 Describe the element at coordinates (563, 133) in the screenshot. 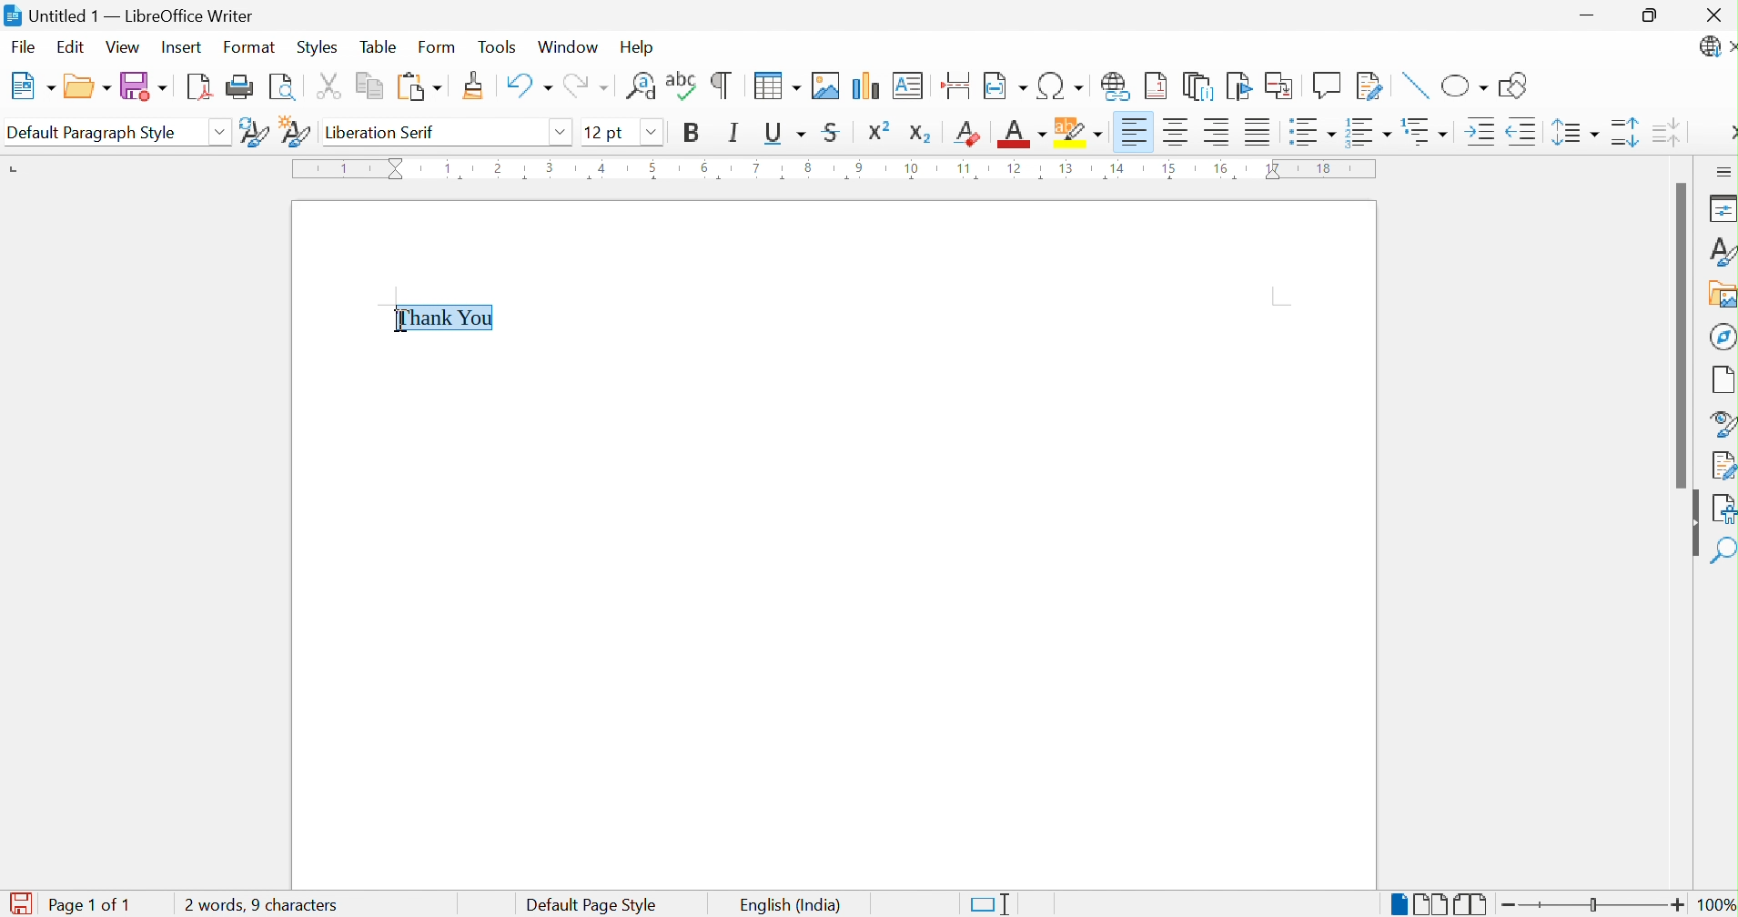

I see `Drop Down` at that location.